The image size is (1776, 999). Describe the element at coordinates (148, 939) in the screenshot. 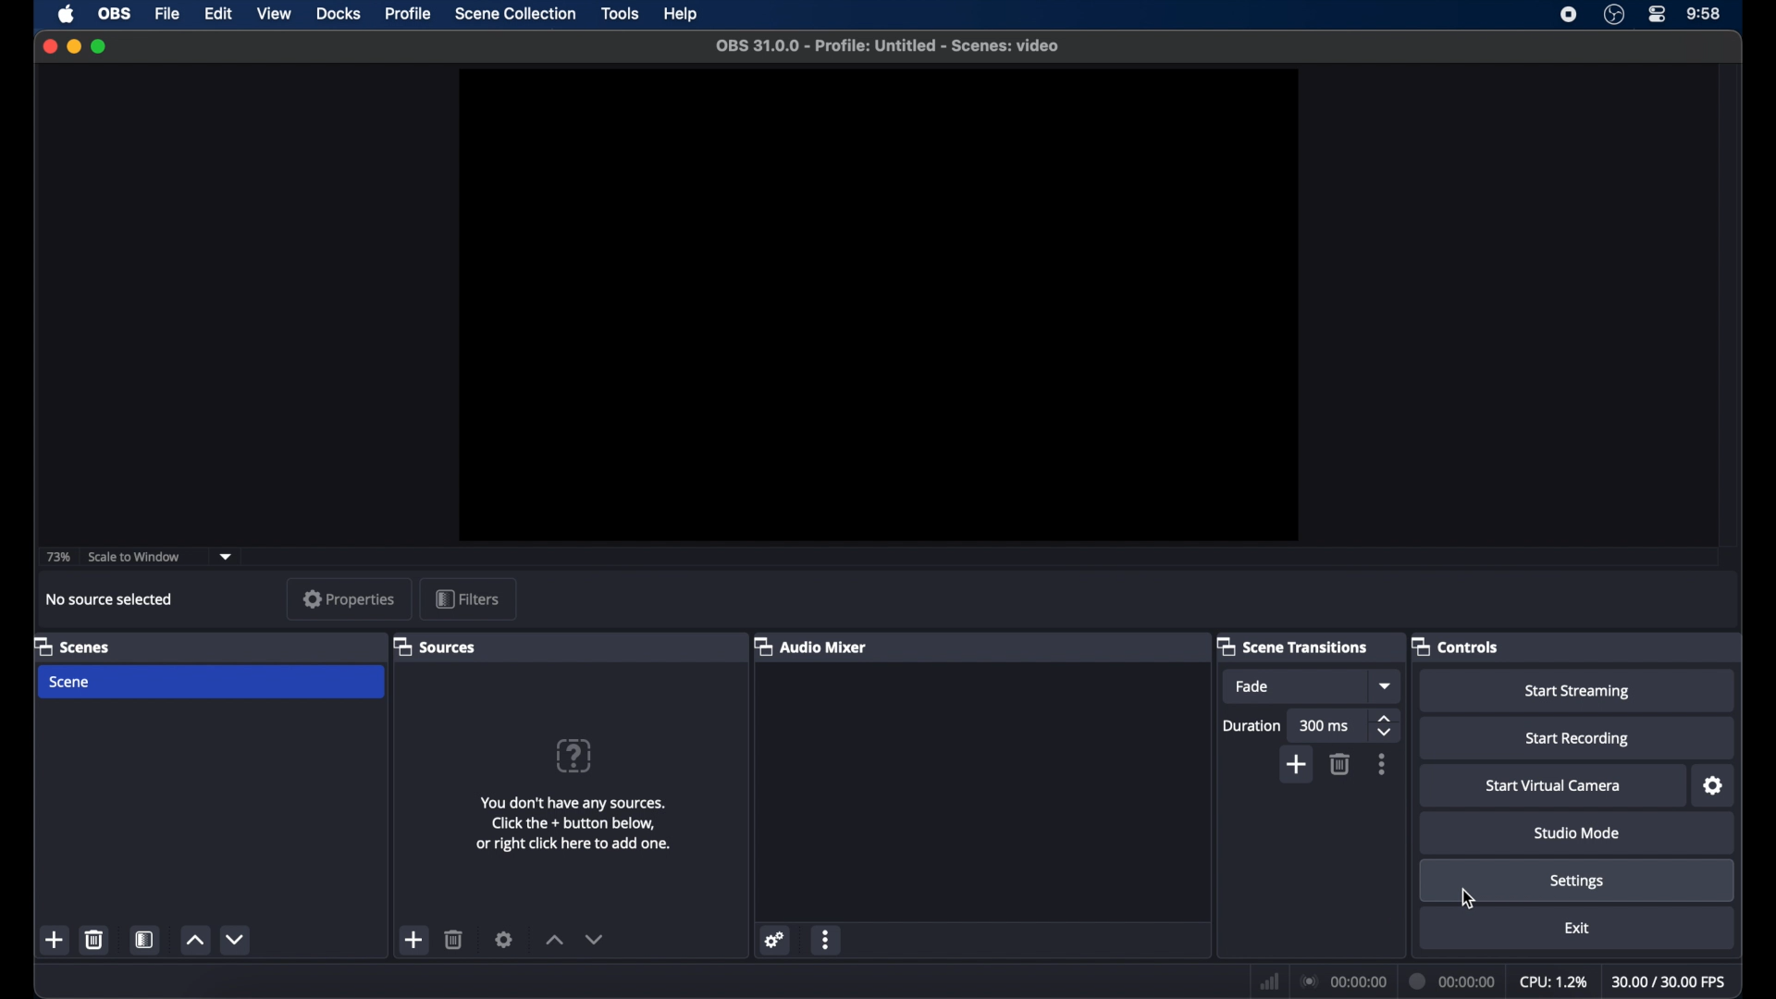

I see `scene filters` at that location.